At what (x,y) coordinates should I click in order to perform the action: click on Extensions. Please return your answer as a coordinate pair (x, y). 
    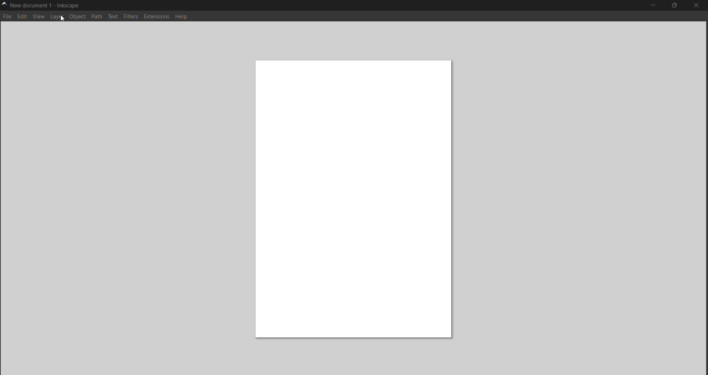
    Looking at the image, I should click on (157, 17).